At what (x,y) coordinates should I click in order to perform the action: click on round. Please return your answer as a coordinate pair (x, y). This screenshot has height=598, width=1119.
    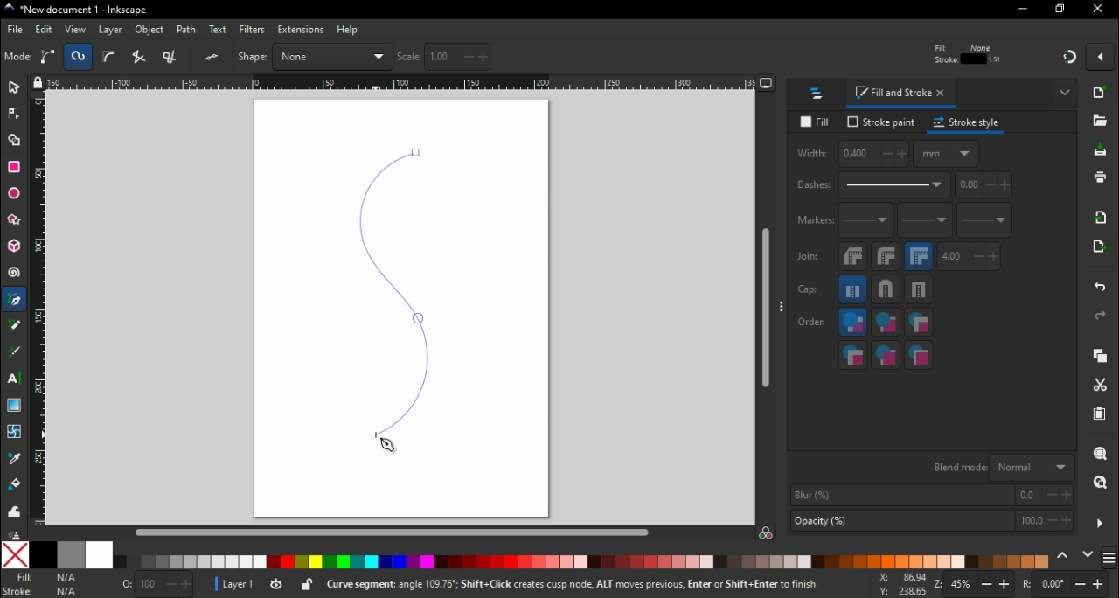
    Looking at the image, I should click on (886, 260).